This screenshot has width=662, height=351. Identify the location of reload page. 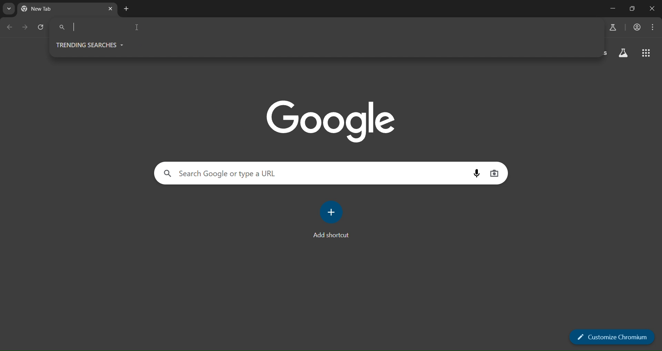
(42, 28).